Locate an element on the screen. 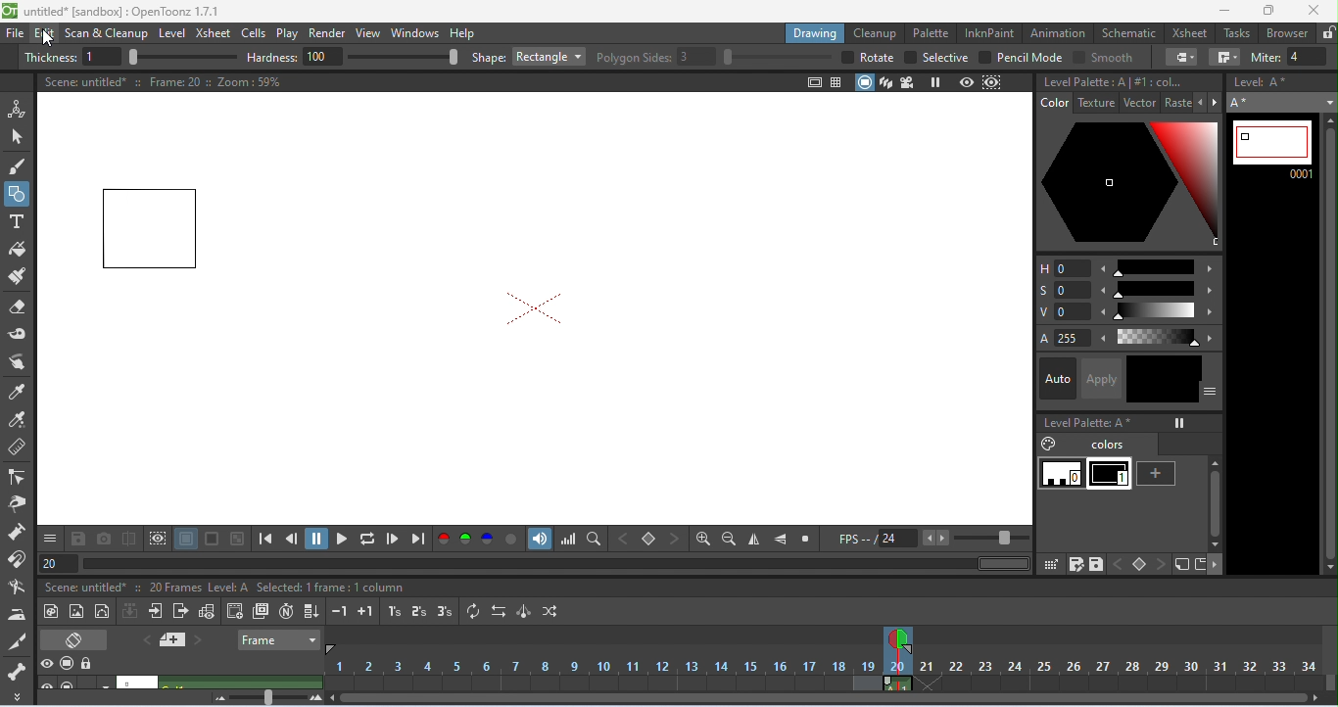  zoom factor is located at coordinates (265, 698).